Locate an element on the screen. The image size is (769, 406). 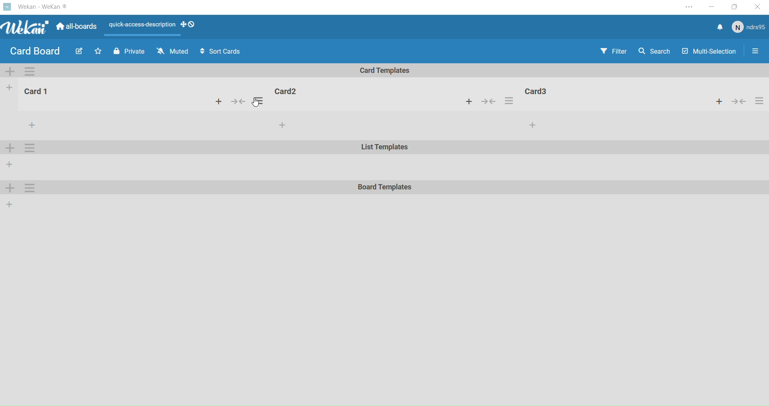
Actions is located at coordinates (143, 24).